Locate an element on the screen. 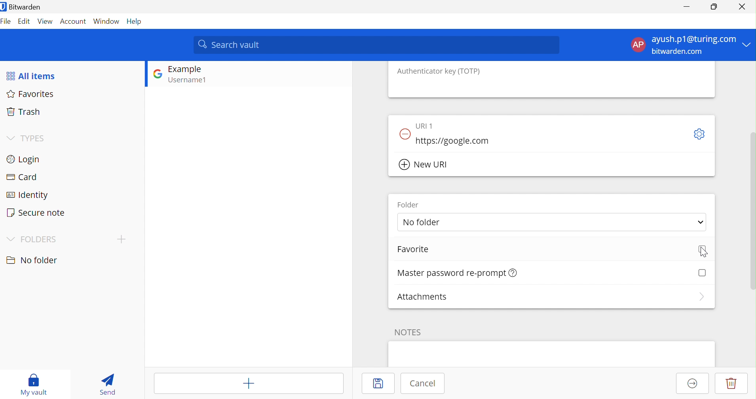 The height and width of the screenshot is (399, 756). SCROLLBAR is located at coordinates (751, 207).